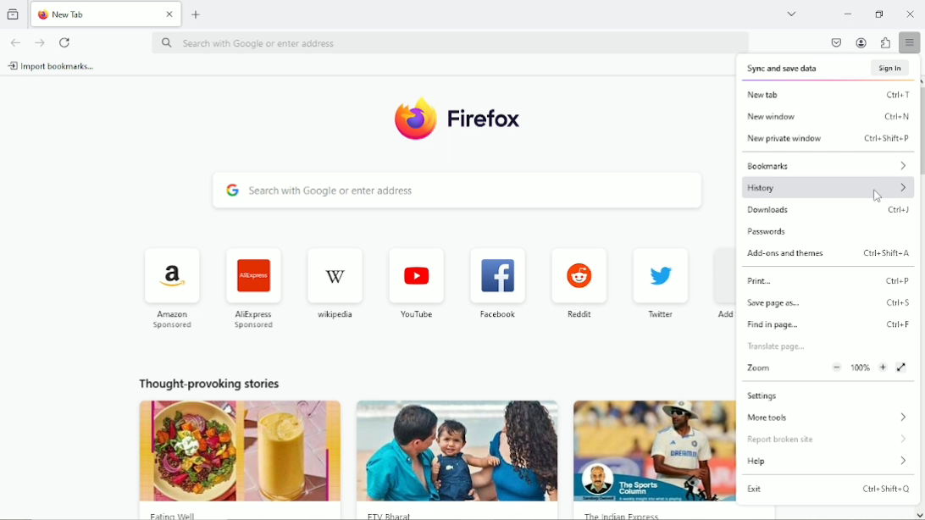 This screenshot has width=925, height=520. What do you see at coordinates (826, 168) in the screenshot?
I see `bookmarks` at bounding box center [826, 168].